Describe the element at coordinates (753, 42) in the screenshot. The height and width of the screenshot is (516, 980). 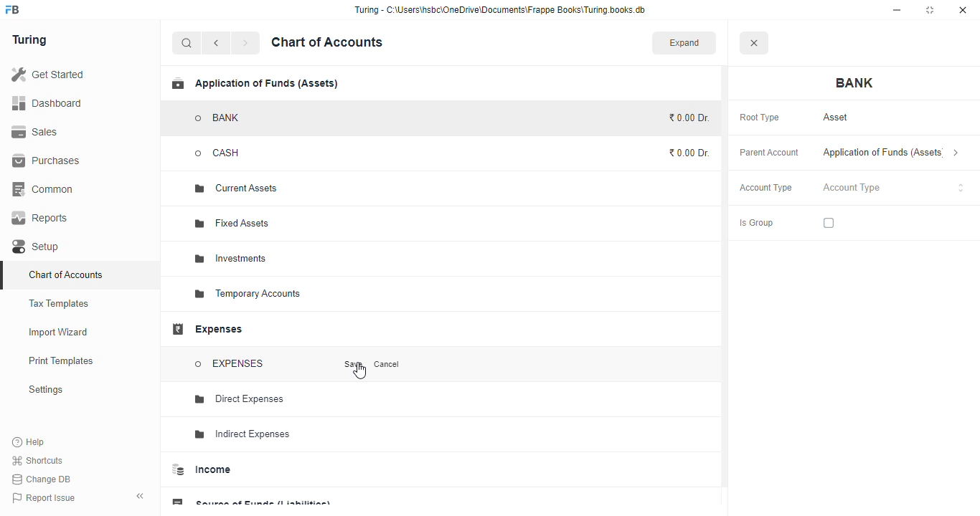
I see `close` at that location.